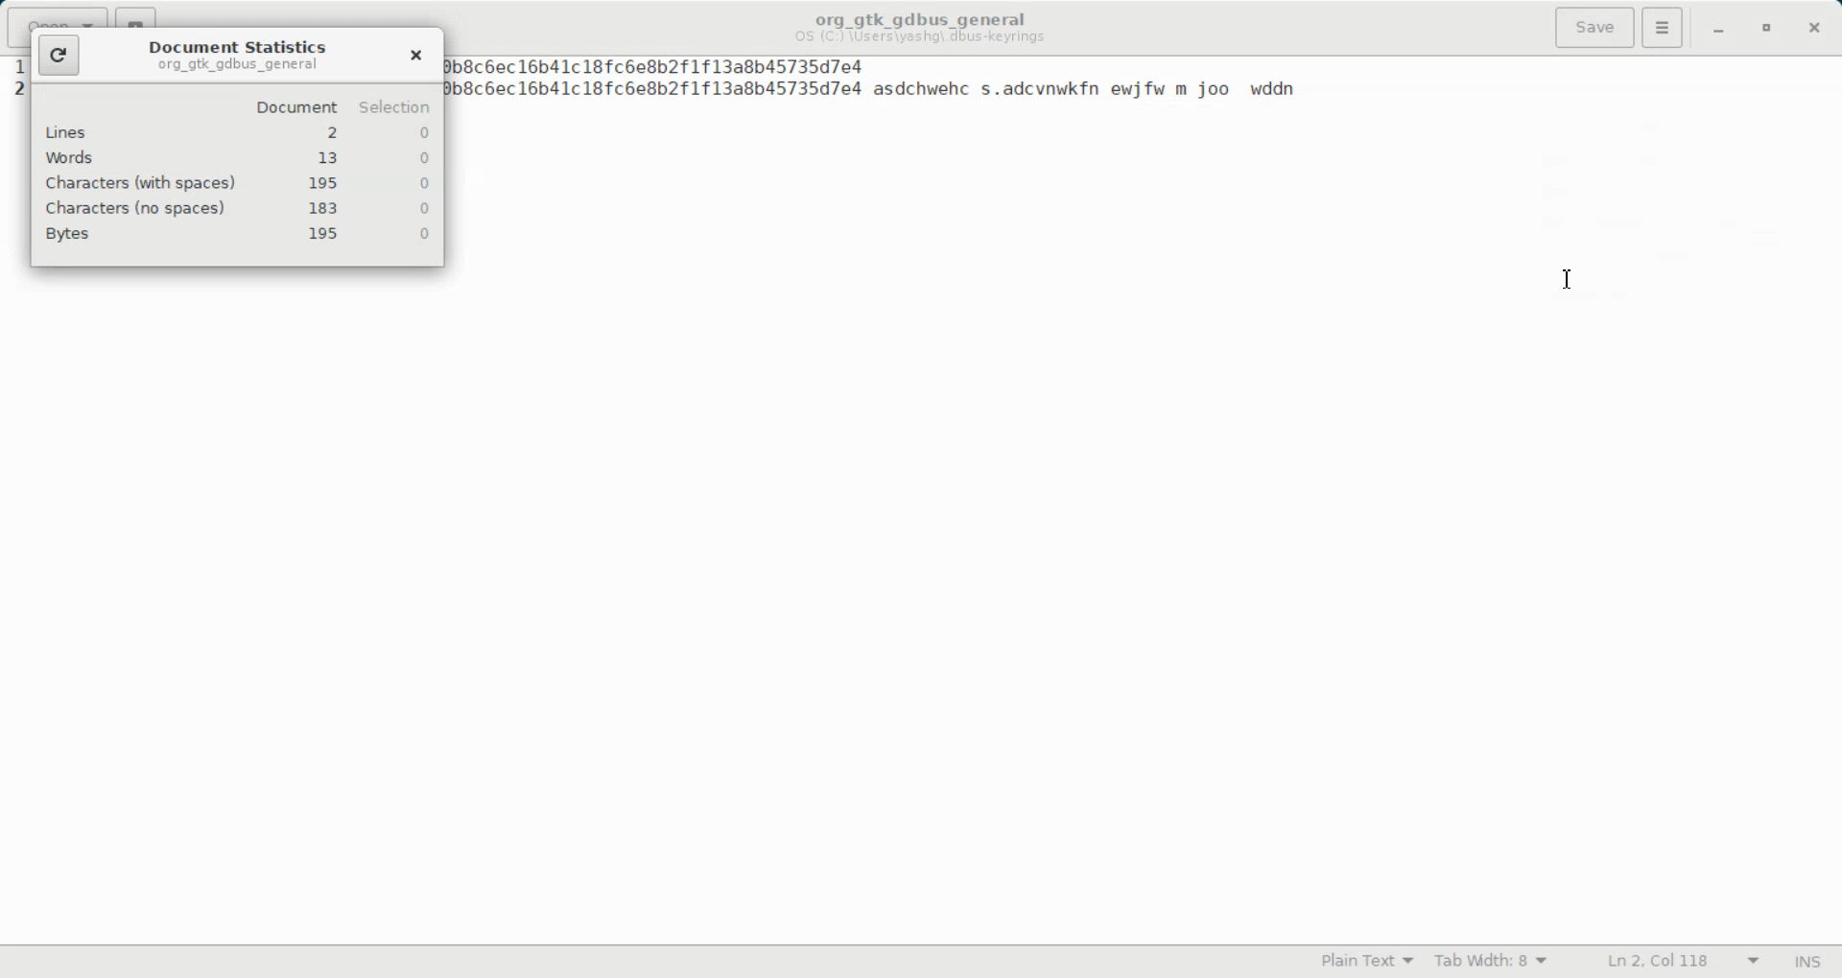 This screenshot has width=1842, height=978. What do you see at coordinates (328, 156) in the screenshot?
I see `13` at bounding box center [328, 156].